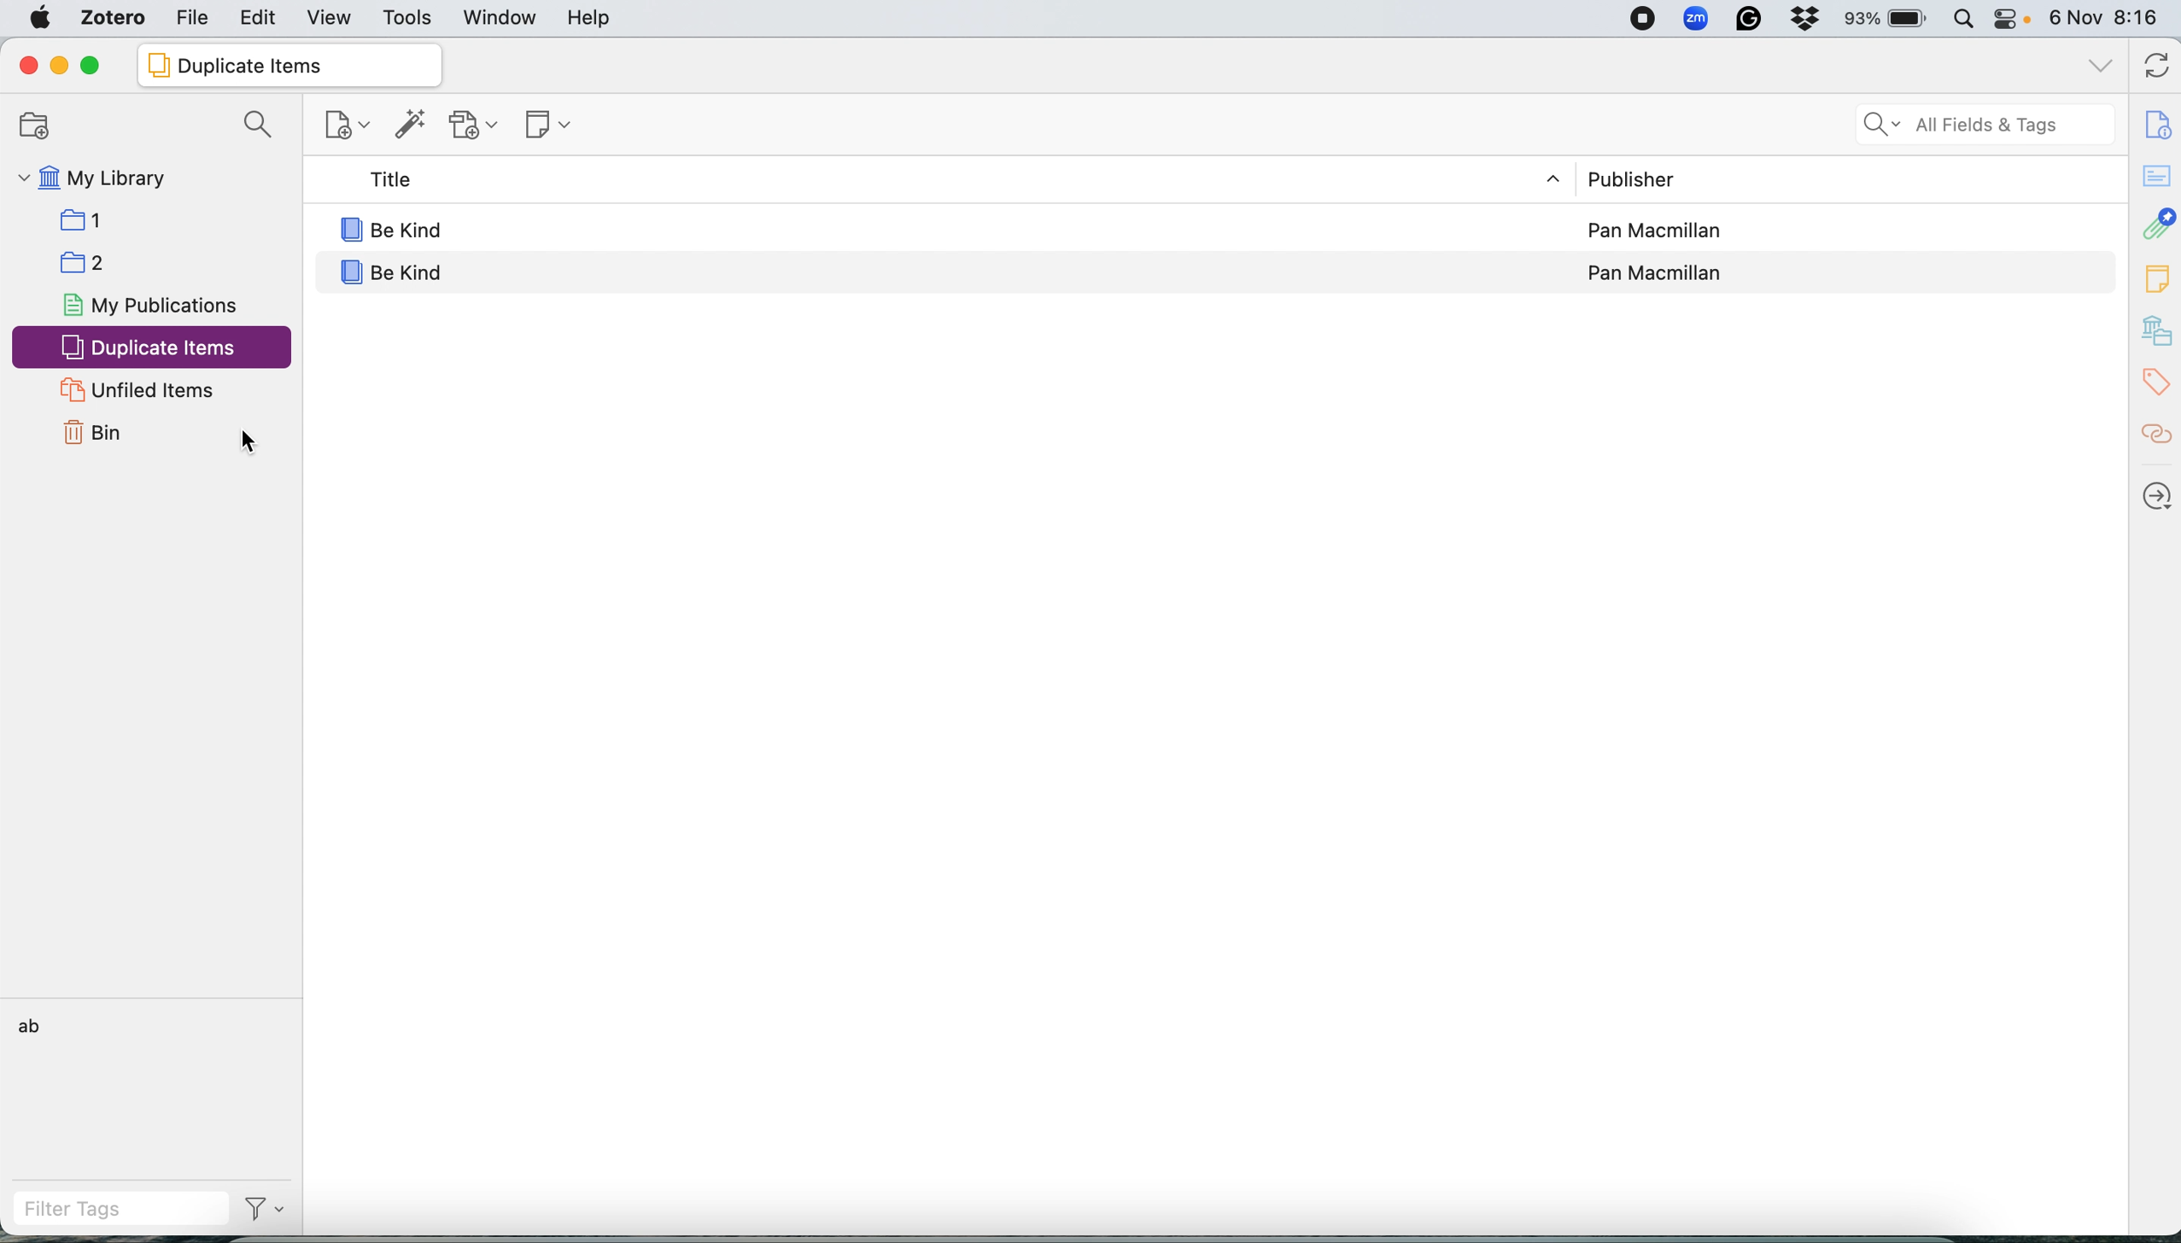 The image size is (2181, 1243). I want to click on refresh, so click(2151, 66).